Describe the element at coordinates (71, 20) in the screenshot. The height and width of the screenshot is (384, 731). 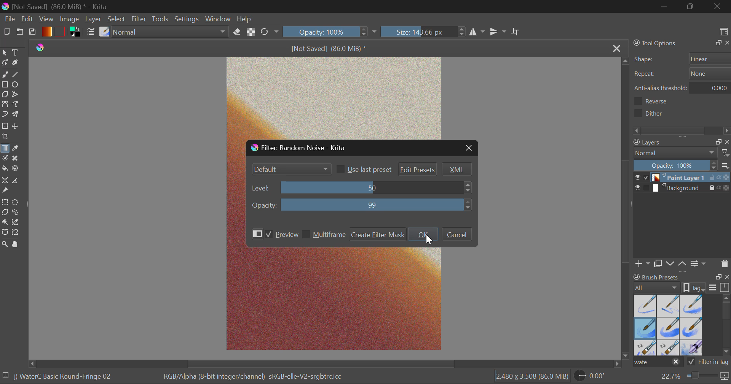
I see `Image` at that location.